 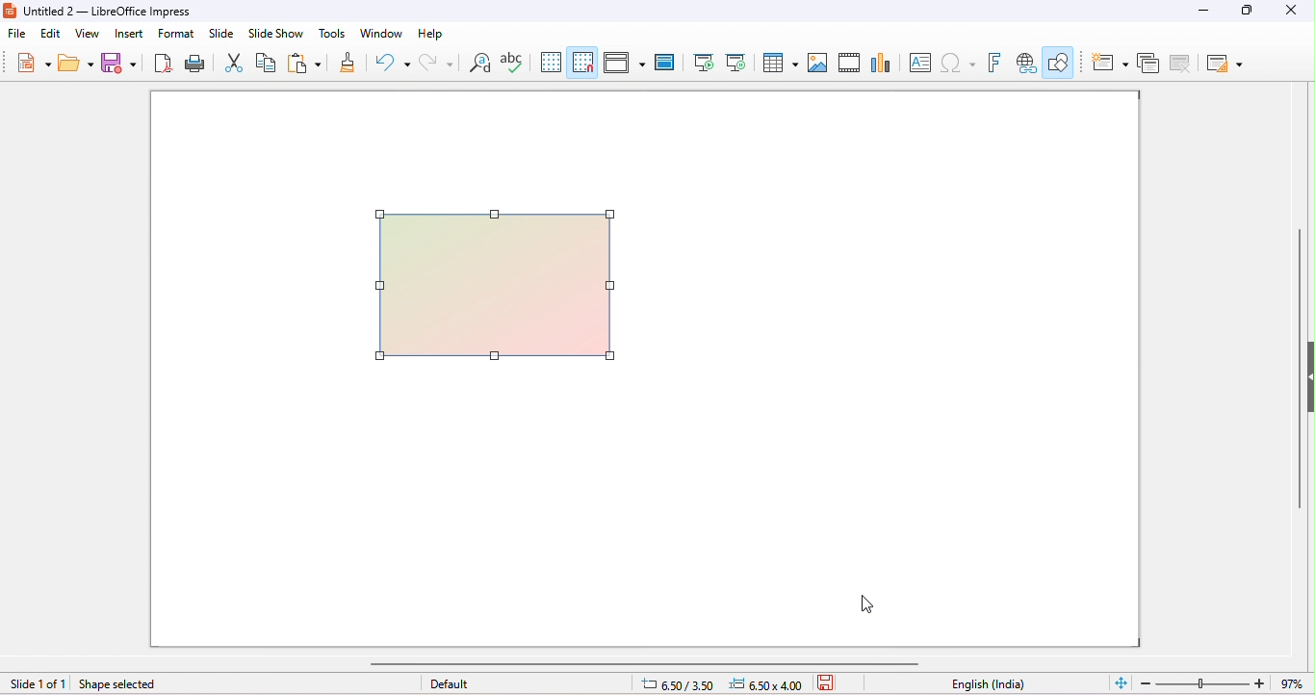 What do you see at coordinates (682, 685) in the screenshot?
I see `6.50/3.50 (cursor position)` at bounding box center [682, 685].